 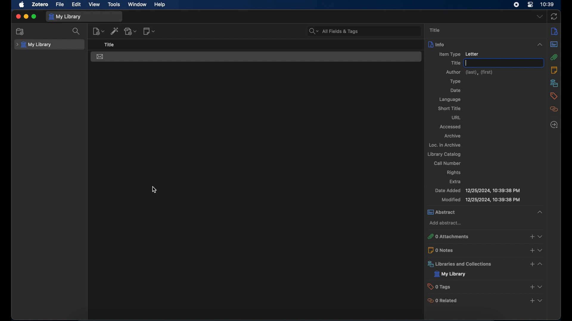 I want to click on view more, so click(x=540, y=287).